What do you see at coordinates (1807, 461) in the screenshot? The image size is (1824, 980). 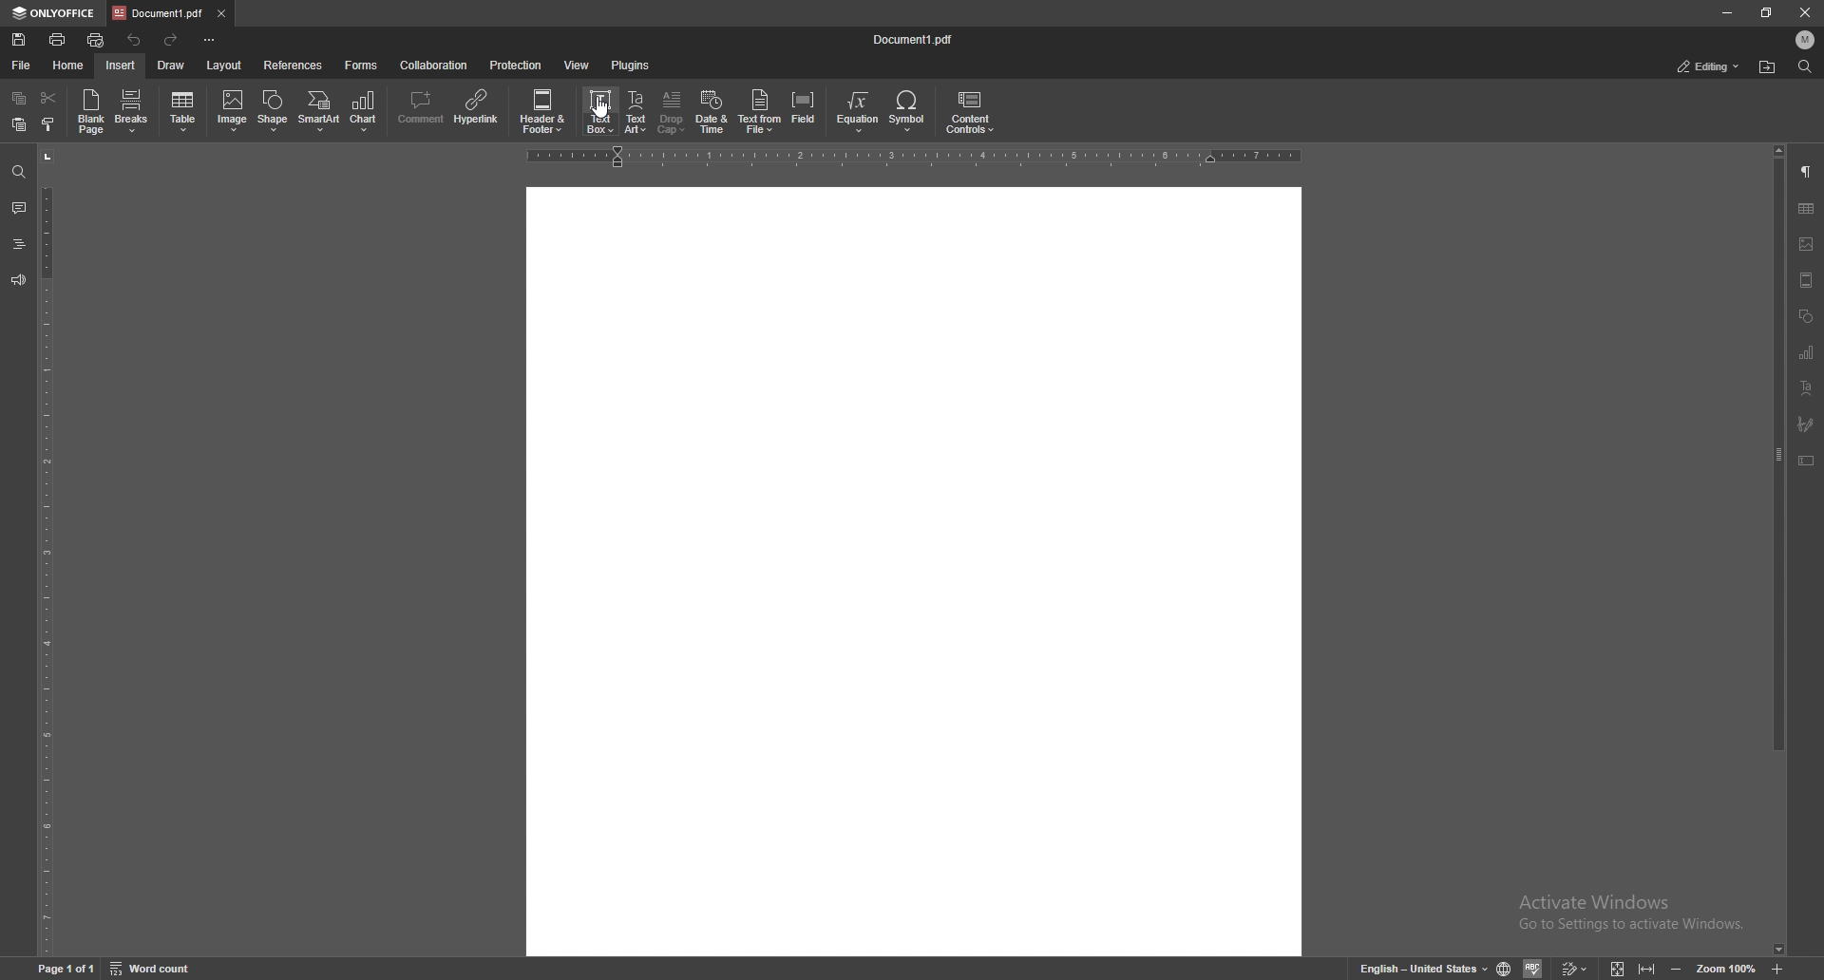 I see `text box` at bounding box center [1807, 461].